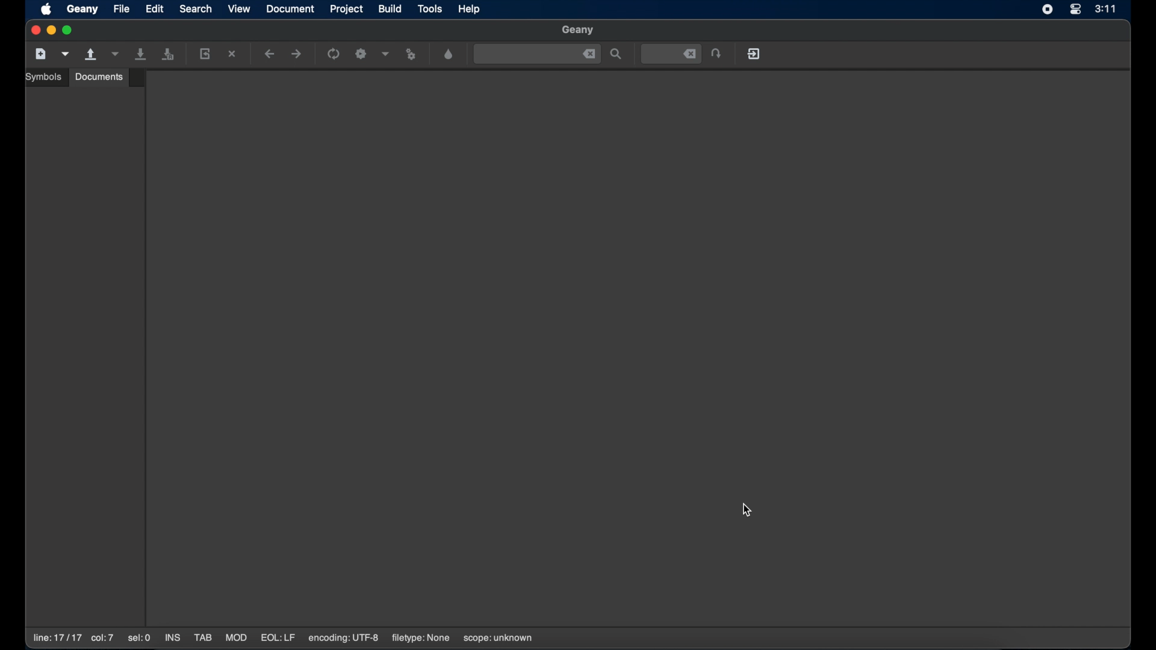  Describe the element at coordinates (41, 54) in the screenshot. I see `create a new file` at that location.